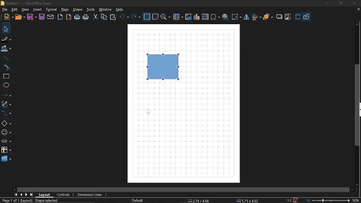 Image resolution: width=361 pixels, height=203 pixels. Describe the element at coordinates (327, 201) in the screenshot. I see `Change Zoom` at that location.